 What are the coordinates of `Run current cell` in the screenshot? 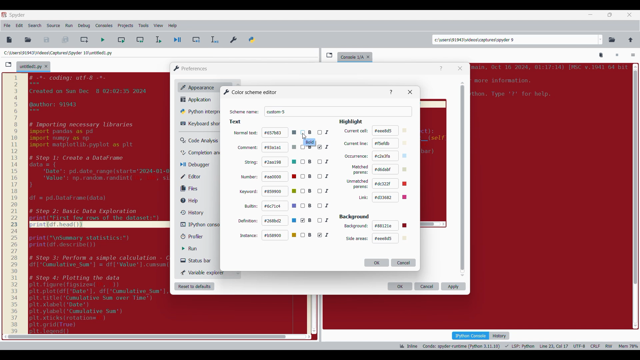 It's located at (121, 40).